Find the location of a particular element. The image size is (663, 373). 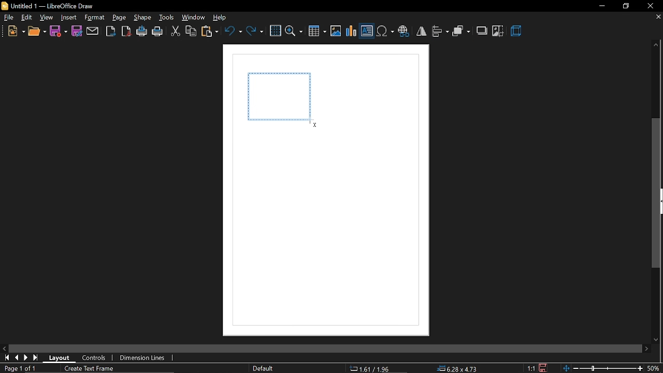

flip is located at coordinates (421, 31).